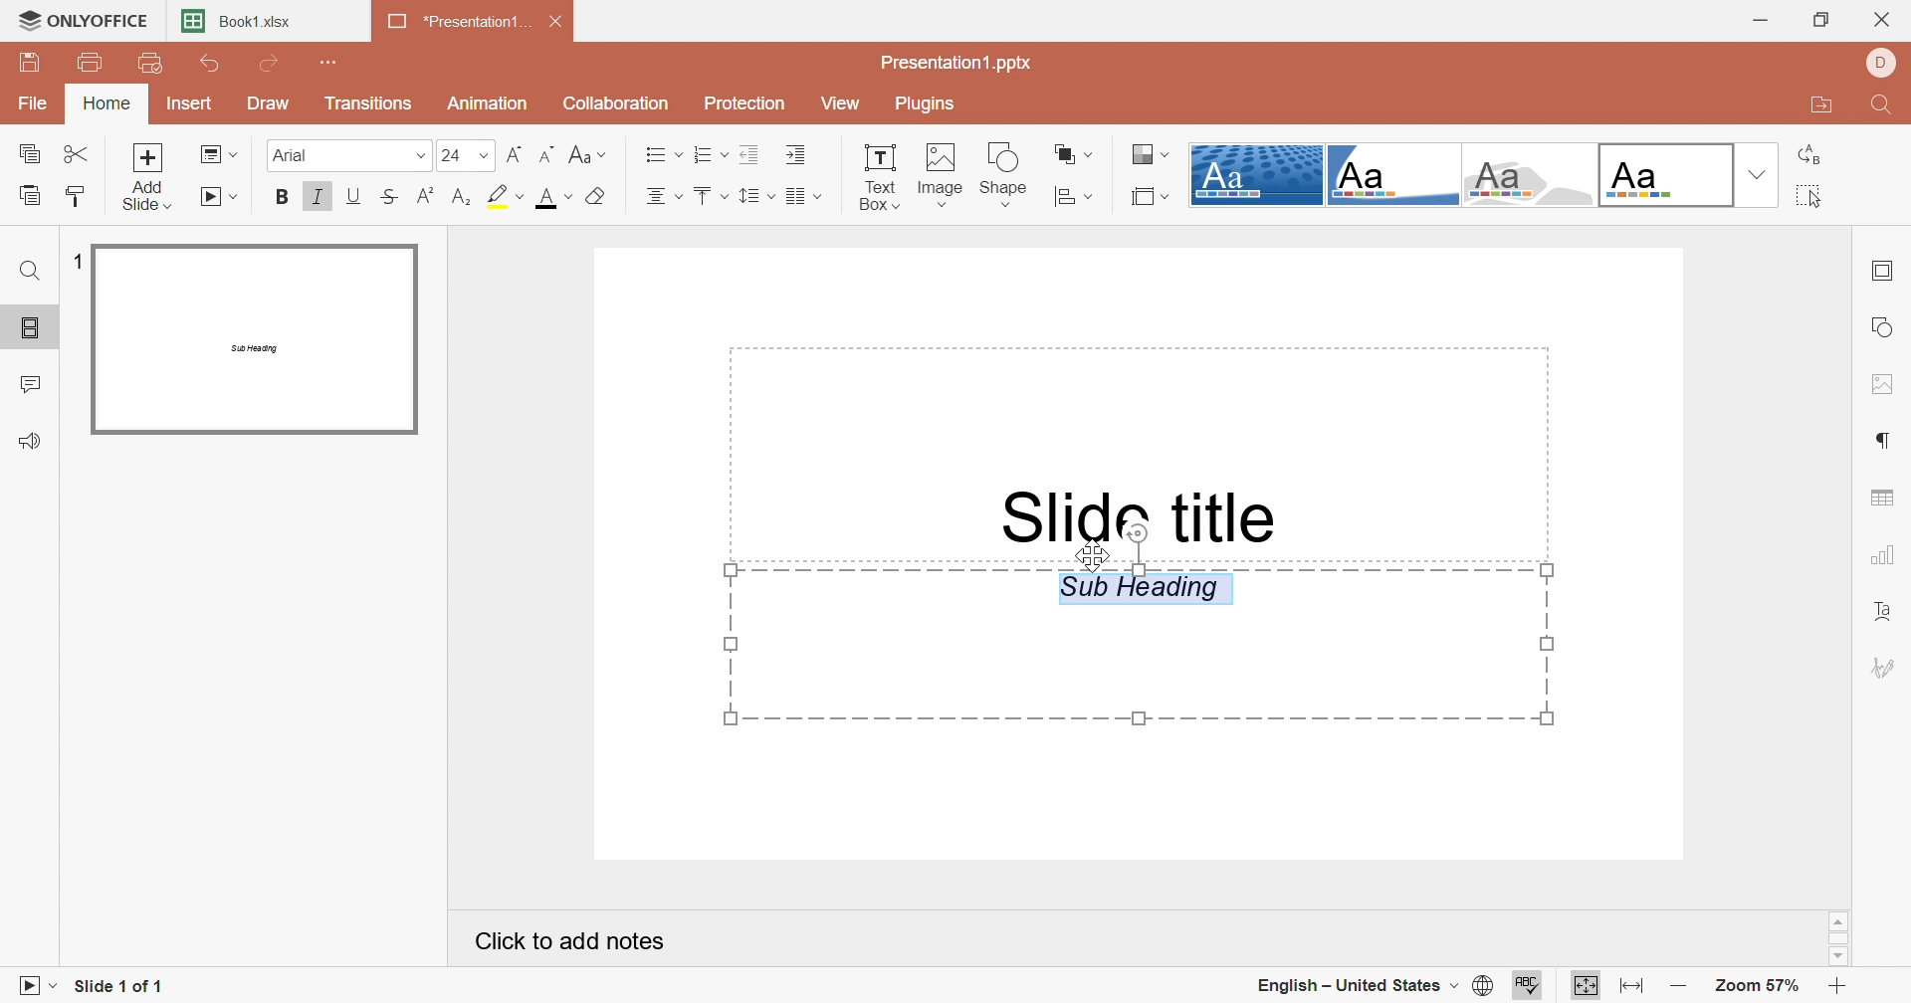 Image resolution: width=1911 pixels, height=1003 pixels. Describe the element at coordinates (459, 21) in the screenshot. I see `*Presentation1...` at that location.